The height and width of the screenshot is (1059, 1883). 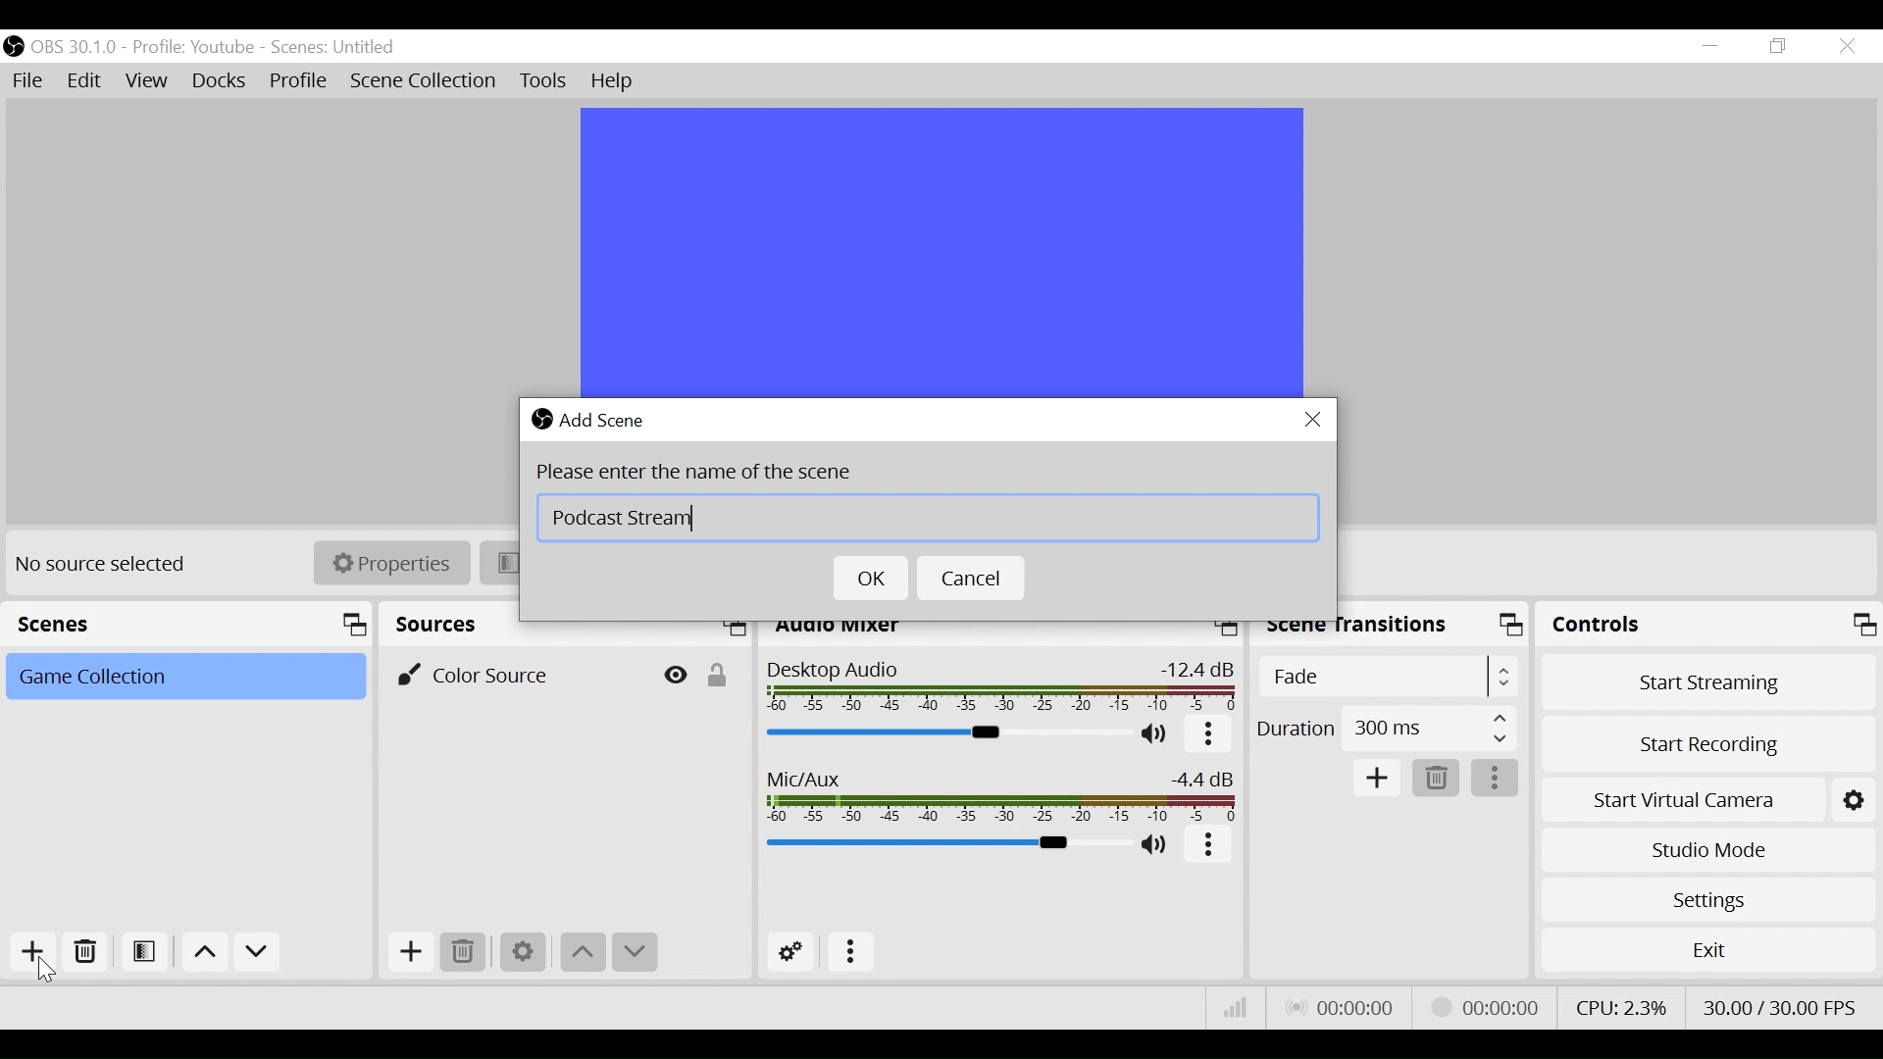 I want to click on Profile , so click(x=197, y=47).